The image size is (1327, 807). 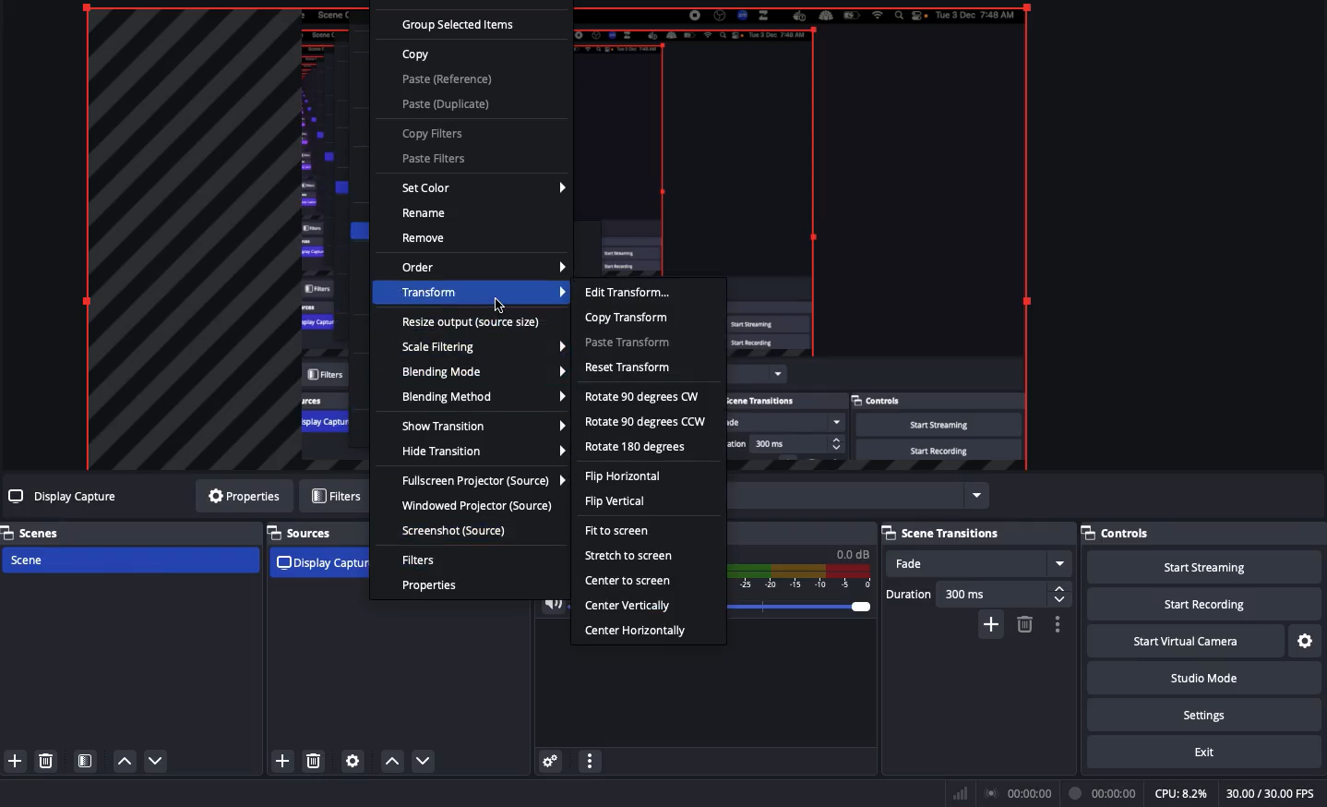 I want to click on Blending mode, so click(x=485, y=372).